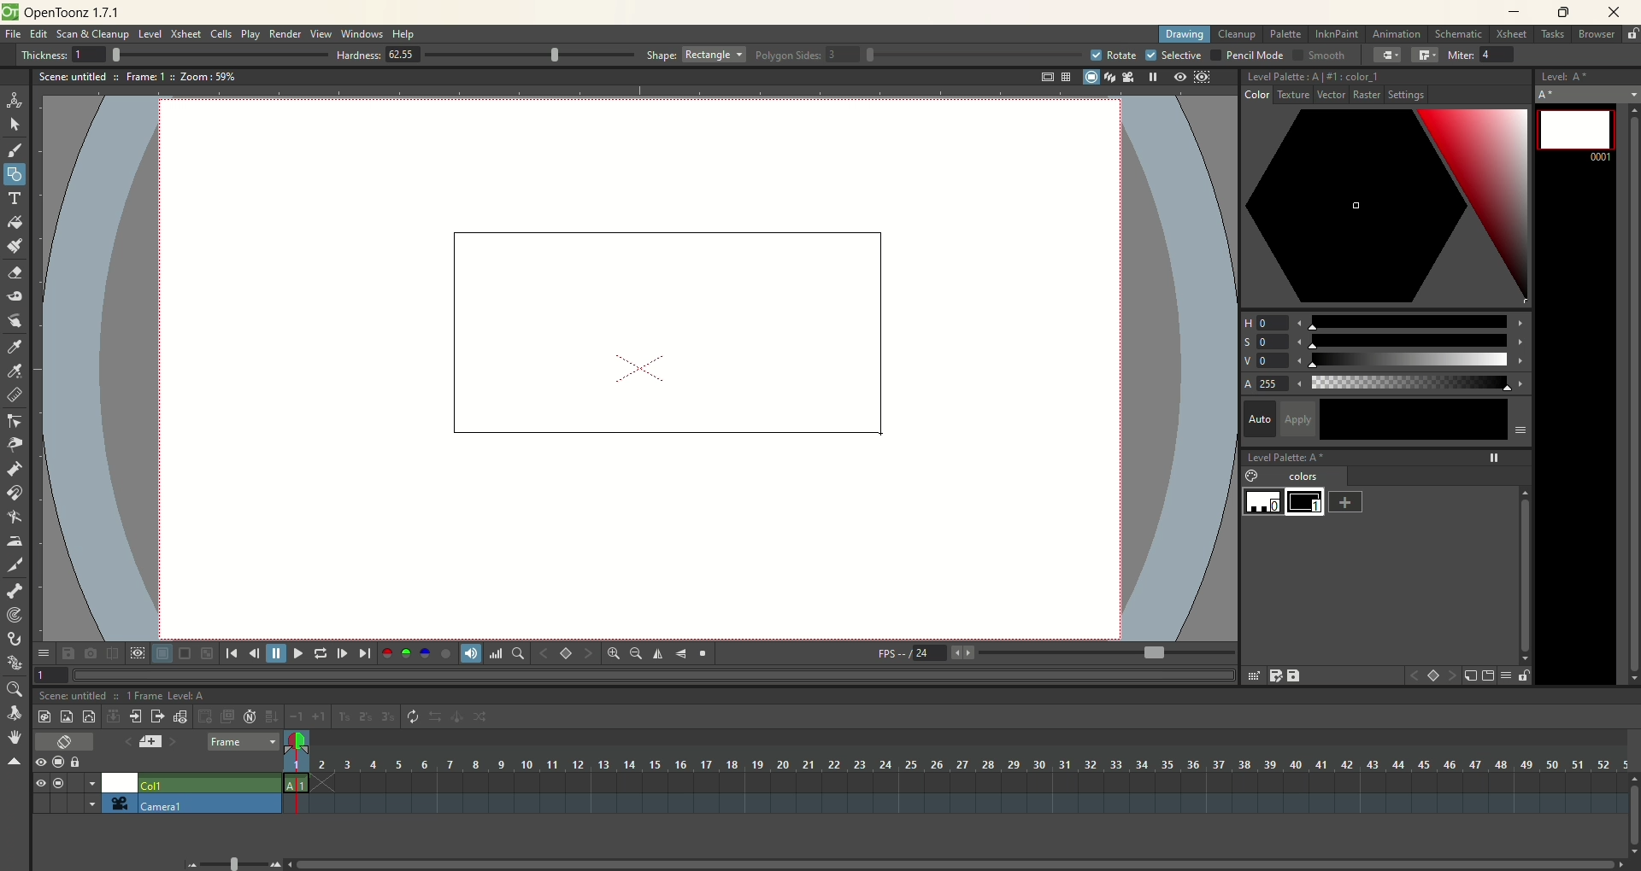  Describe the element at coordinates (1296, 675) in the screenshot. I see `save` at that location.